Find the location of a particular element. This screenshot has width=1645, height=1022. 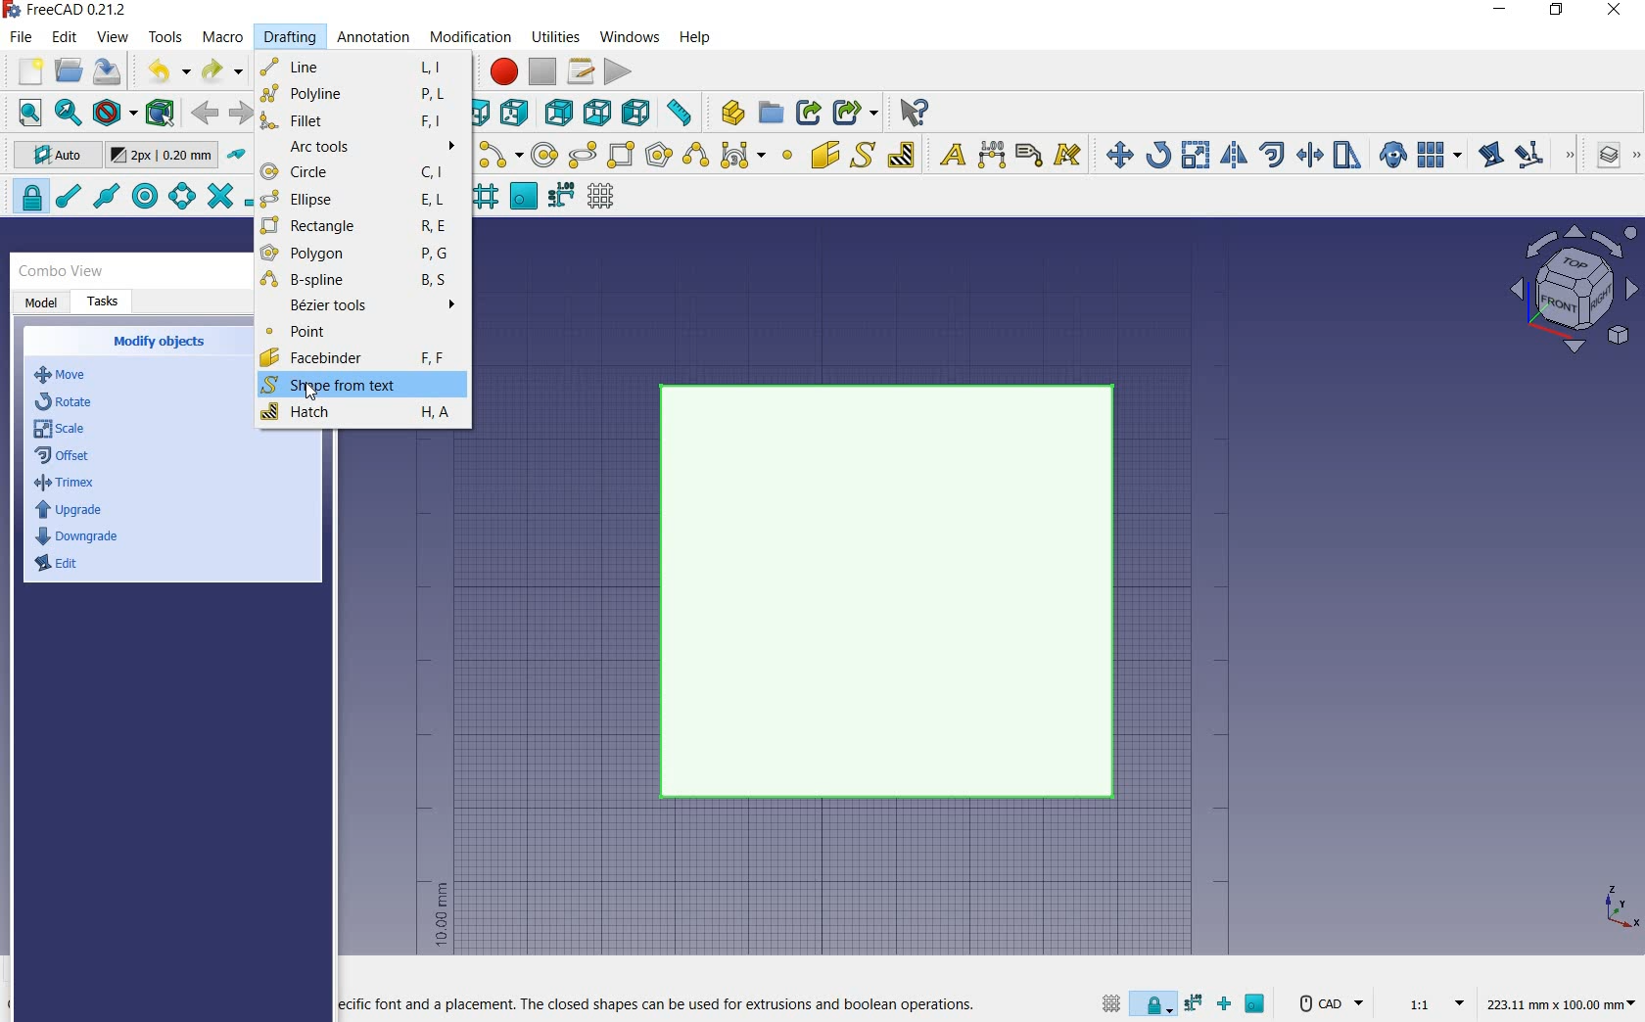

snap angle is located at coordinates (179, 198).